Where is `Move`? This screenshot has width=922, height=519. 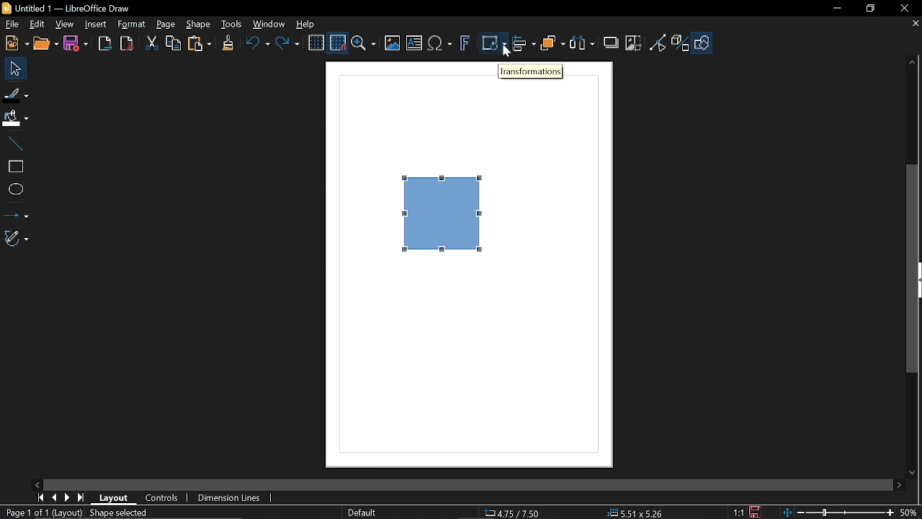 Move is located at coordinates (14, 68).